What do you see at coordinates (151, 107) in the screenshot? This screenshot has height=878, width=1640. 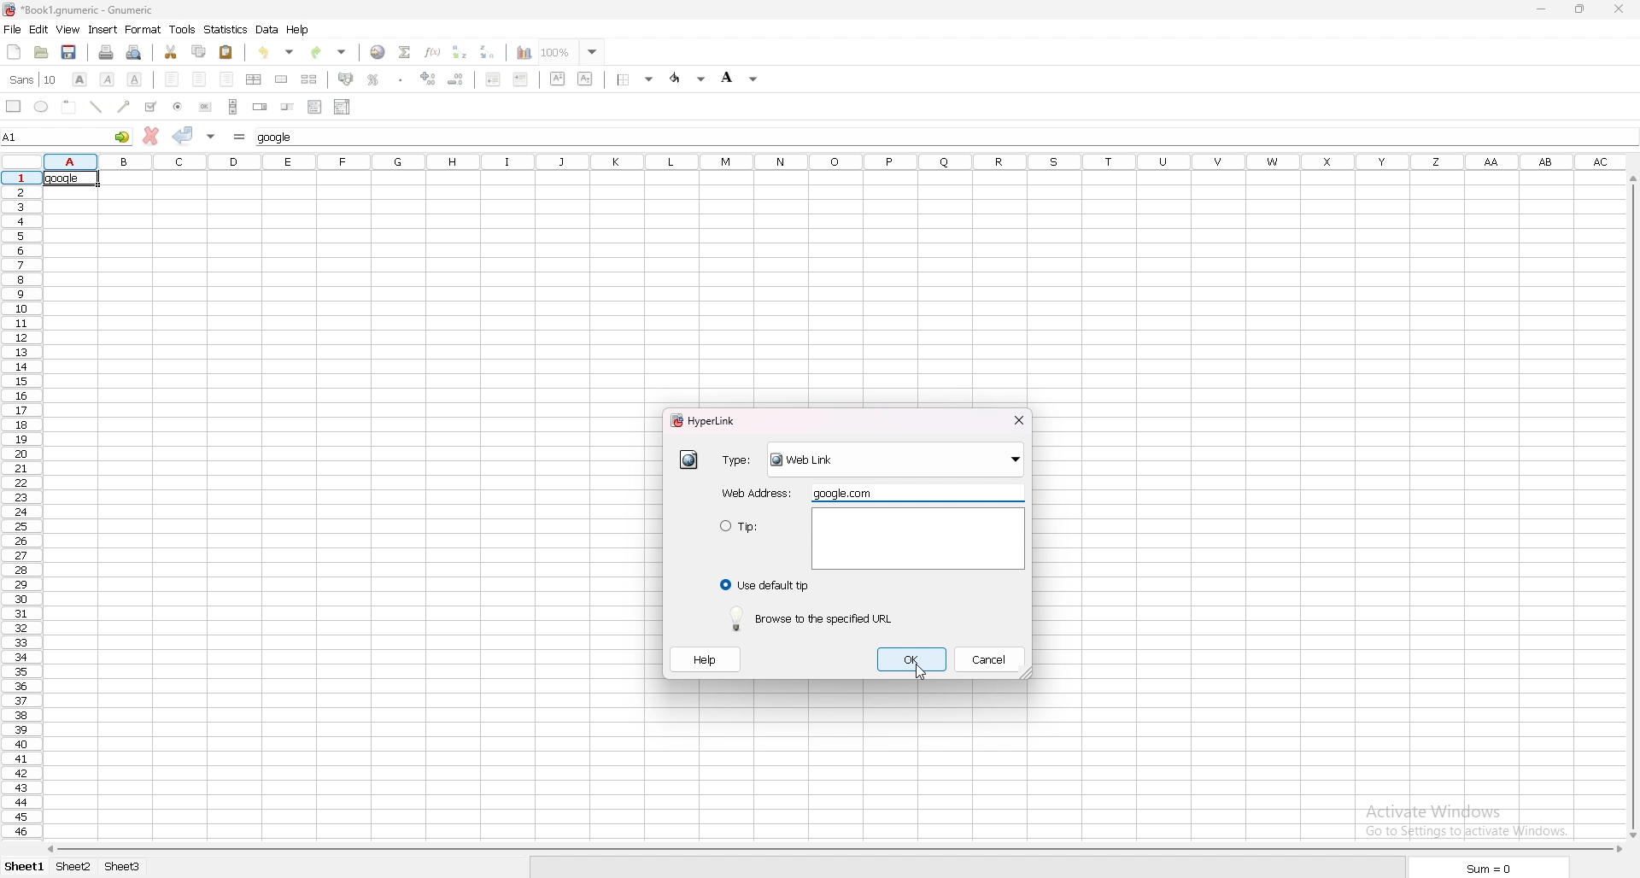 I see `tickbox` at bounding box center [151, 107].